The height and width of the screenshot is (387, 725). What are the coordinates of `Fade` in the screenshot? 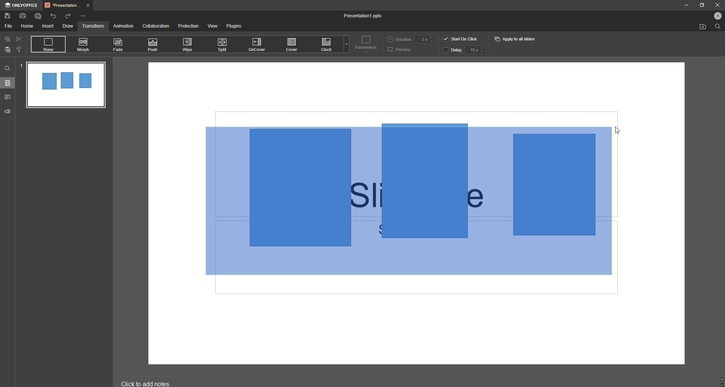 It's located at (119, 46).